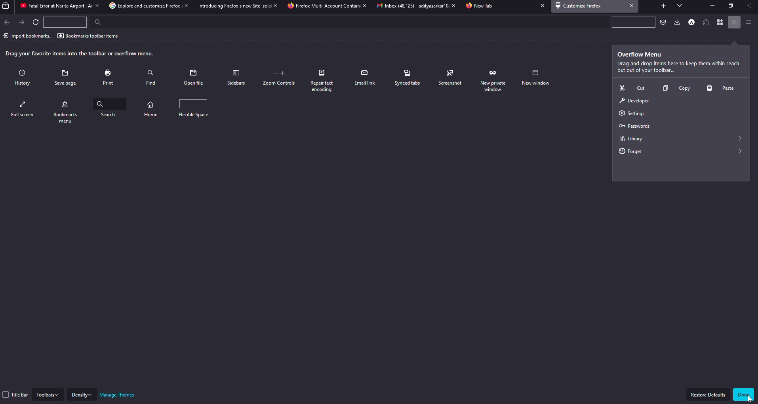 This screenshot has height=404, width=758. I want to click on developer, so click(634, 101).